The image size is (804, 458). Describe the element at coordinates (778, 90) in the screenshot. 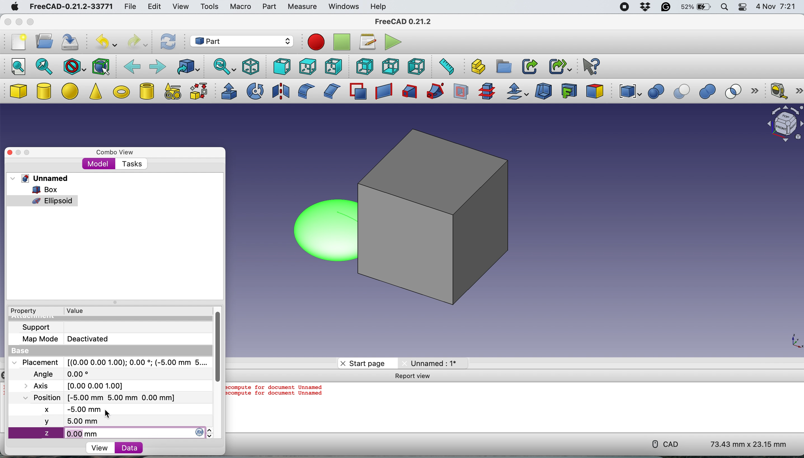

I see `measure linear` at that location.